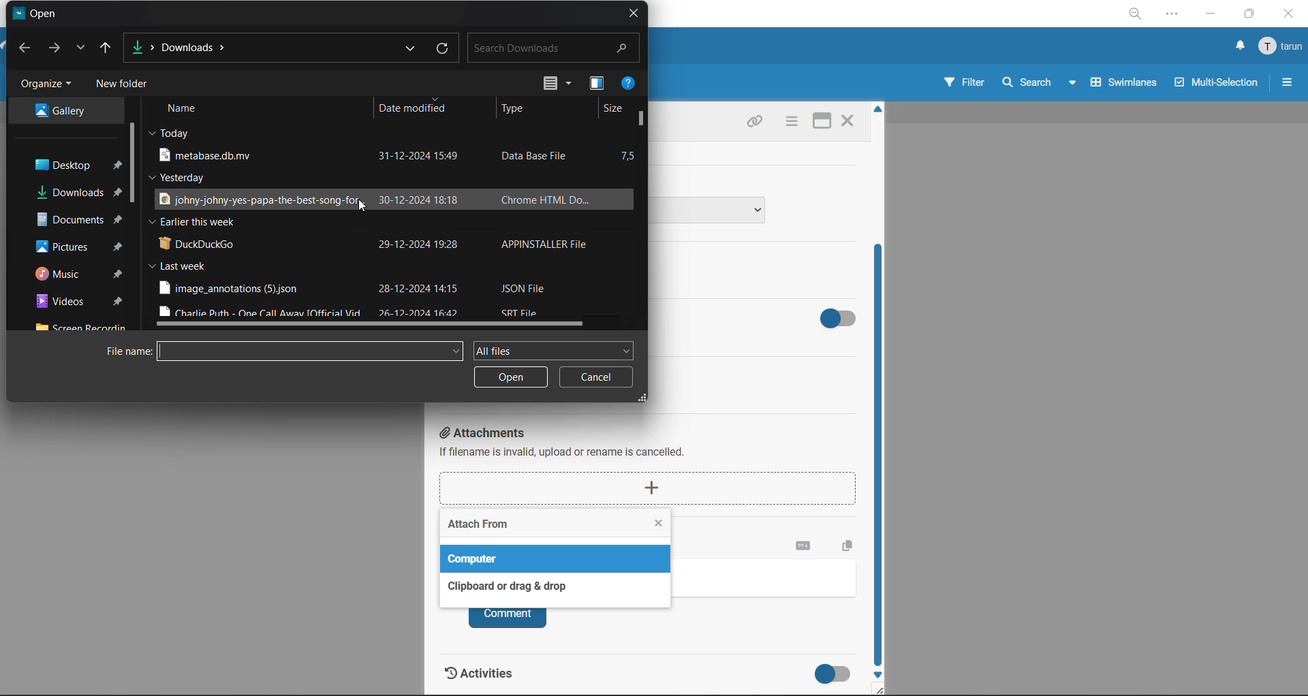  I want to click on horizontal scroll bar, so click(379, 323).